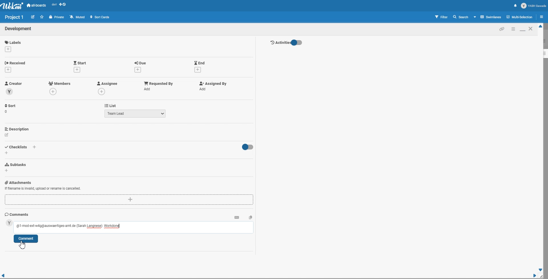 The height and width of the screenshot is (279, 548). What do you see at coordinates (198, 70) in the screenshot?
I see `add` at bounding box center [198, 70].